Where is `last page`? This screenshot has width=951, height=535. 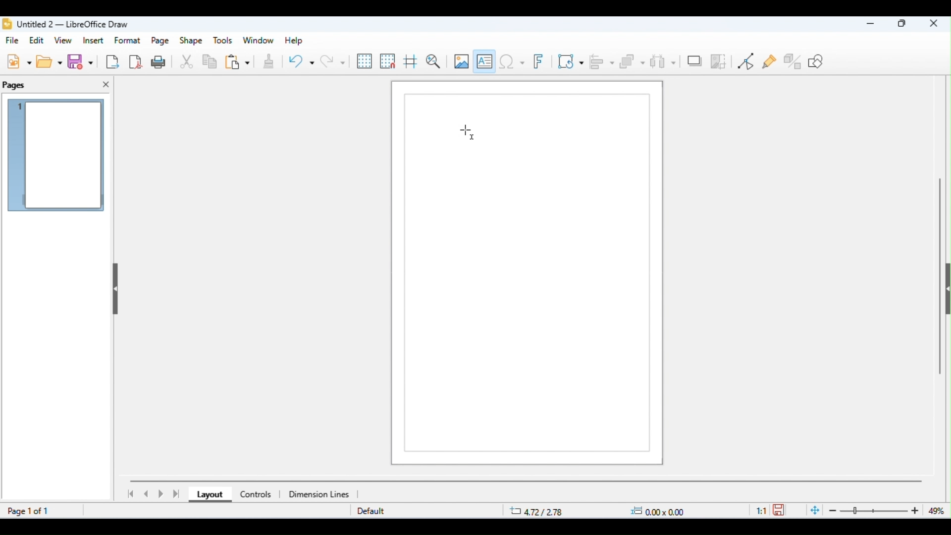 last page is located at coordinates (177, 494).